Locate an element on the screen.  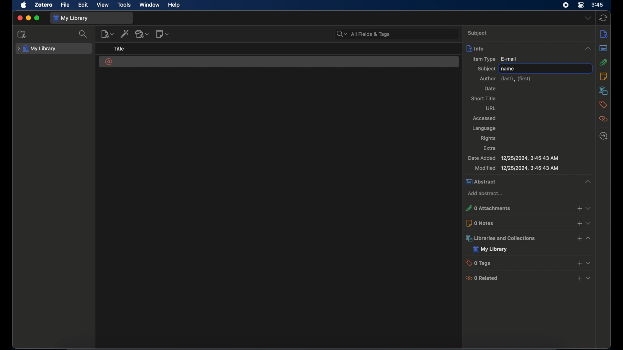
modified is located at coordinates (517, 168).